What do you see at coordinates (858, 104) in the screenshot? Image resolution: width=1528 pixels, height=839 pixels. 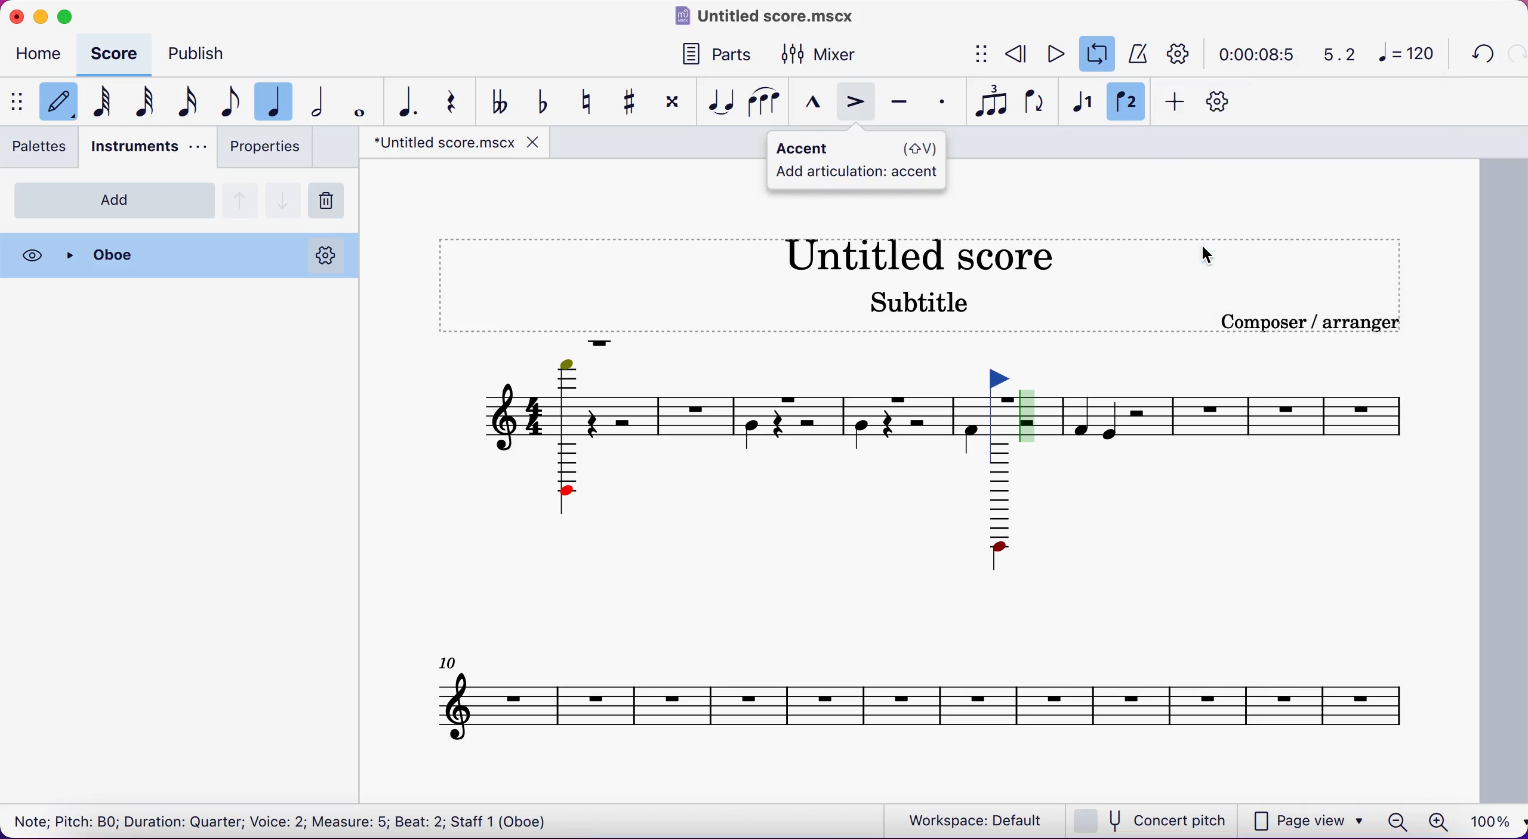 I see `accent` at bounding box center [858, 104].